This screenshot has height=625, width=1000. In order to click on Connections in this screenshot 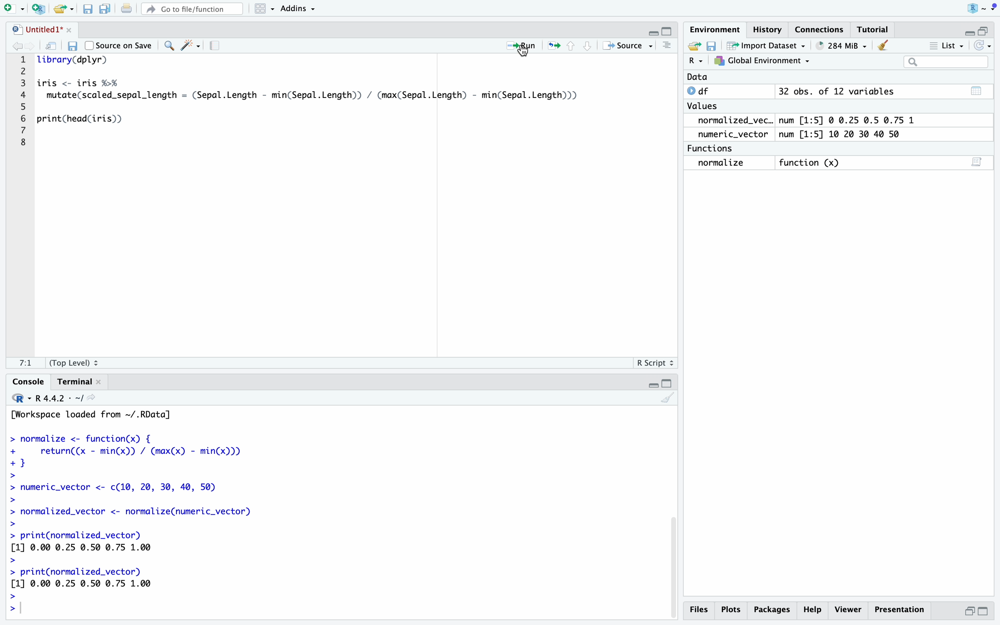, I will do `click(820, 29)`.